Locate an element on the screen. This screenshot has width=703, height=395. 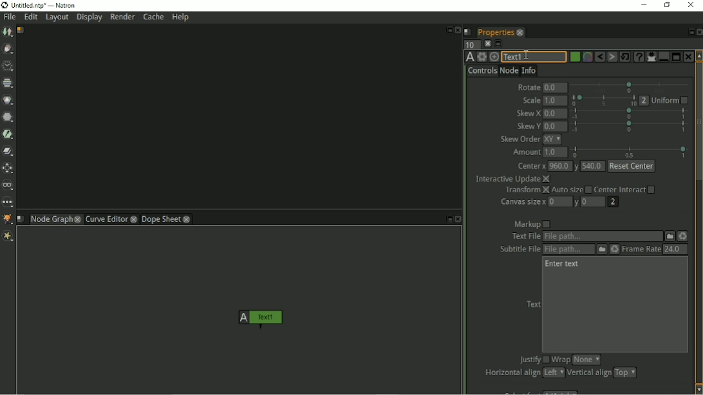
Canvas size is located at coordinates (522, 202).